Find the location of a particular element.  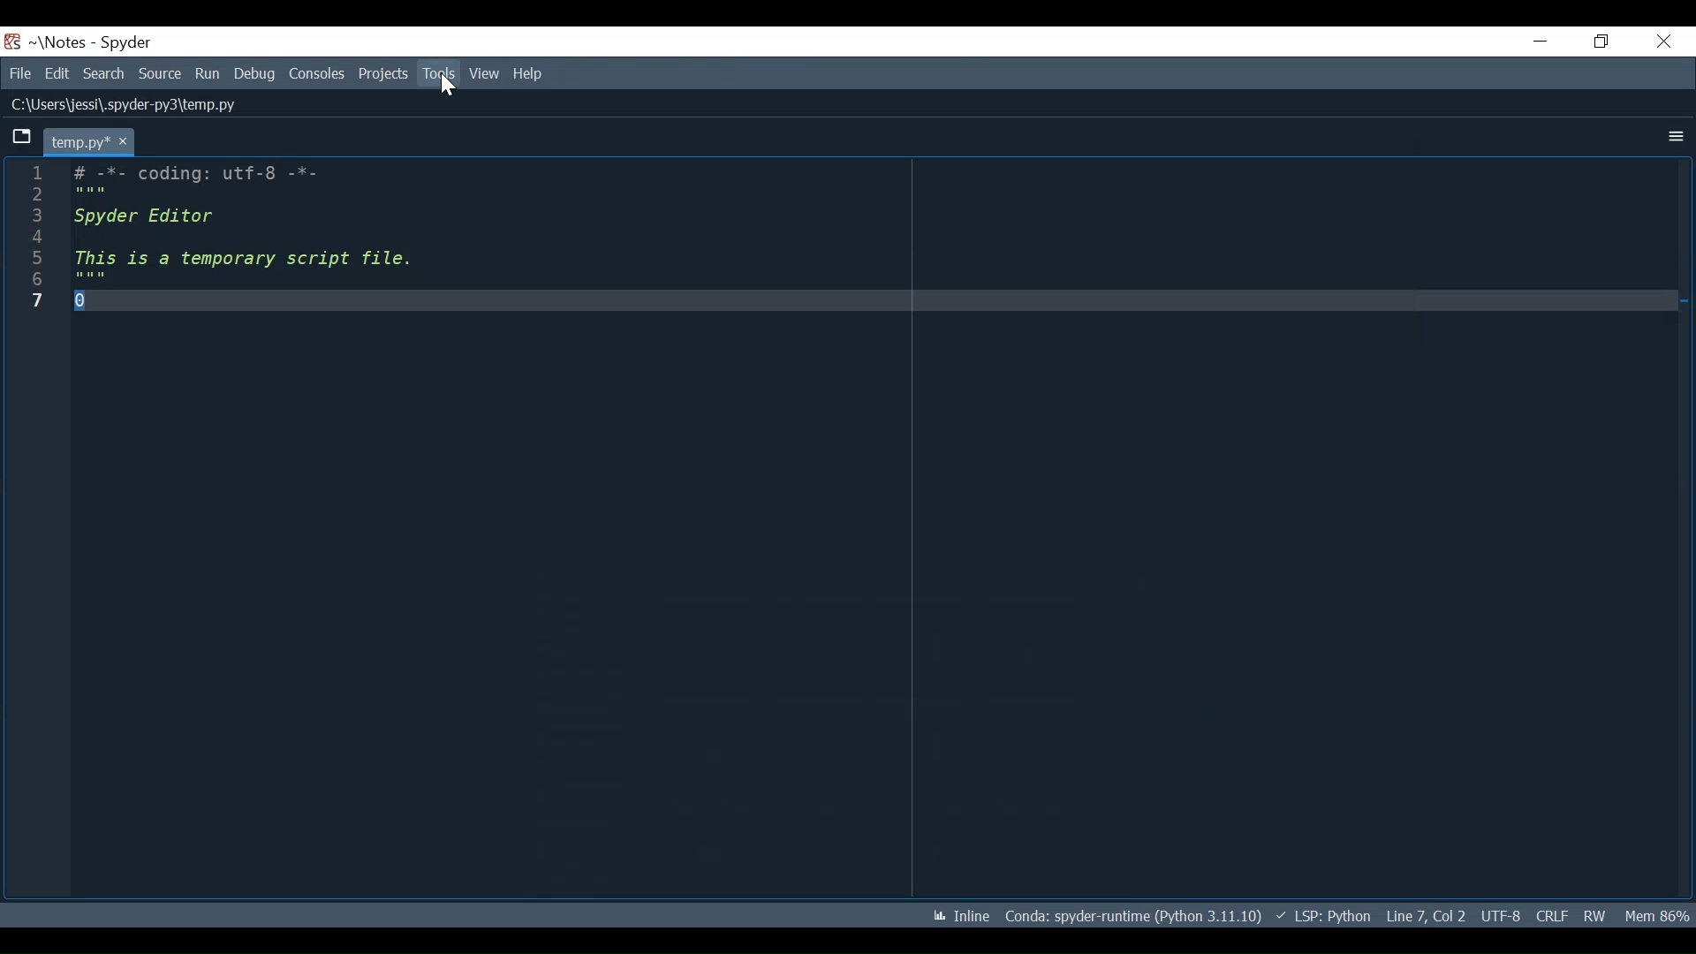

View is located at coordinates (484, 73).